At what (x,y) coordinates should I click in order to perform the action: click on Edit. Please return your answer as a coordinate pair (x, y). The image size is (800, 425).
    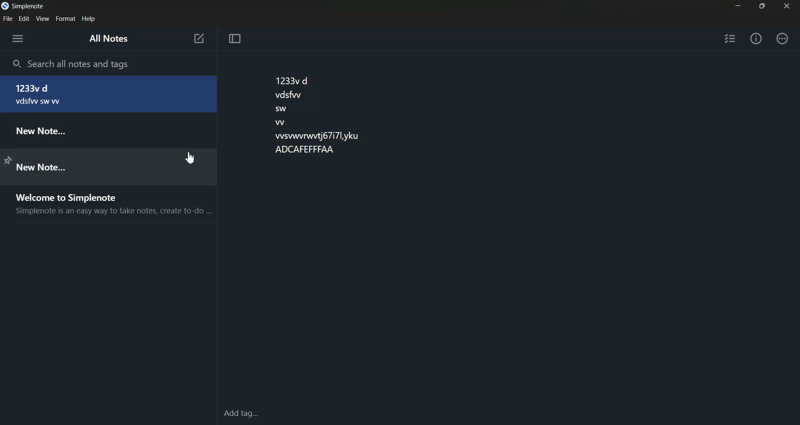
    Looking at the image, I should click on (24, 18).